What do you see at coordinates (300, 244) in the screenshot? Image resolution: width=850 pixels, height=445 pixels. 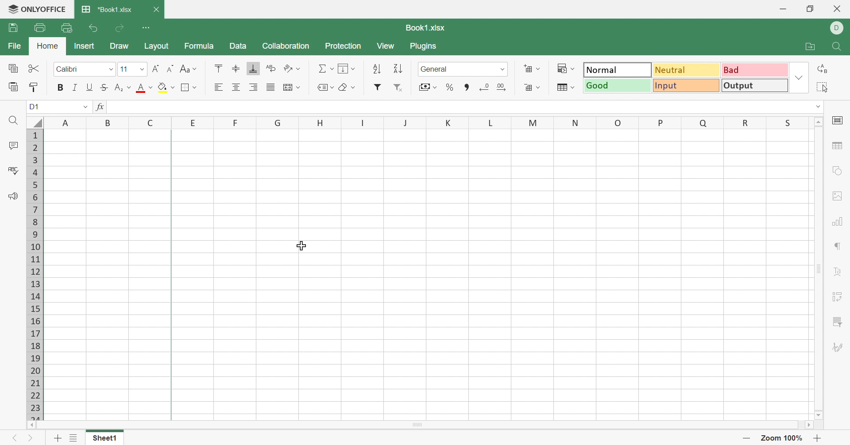 I see `Cursor` at bounding box center [300, 244].